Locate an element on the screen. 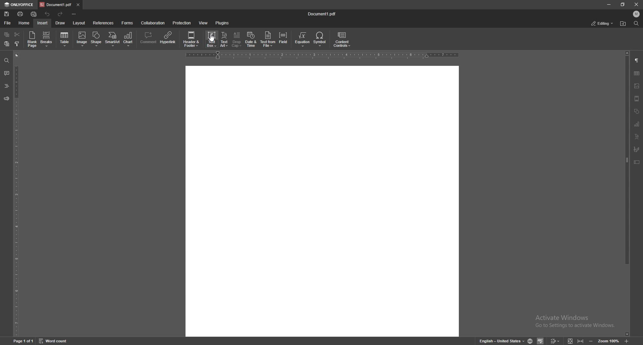  paragraph is located at coordinates (637, 60).